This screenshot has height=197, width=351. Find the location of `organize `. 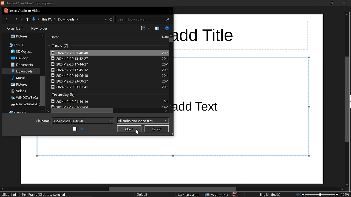

organize  is located at coordinates (15, 28).